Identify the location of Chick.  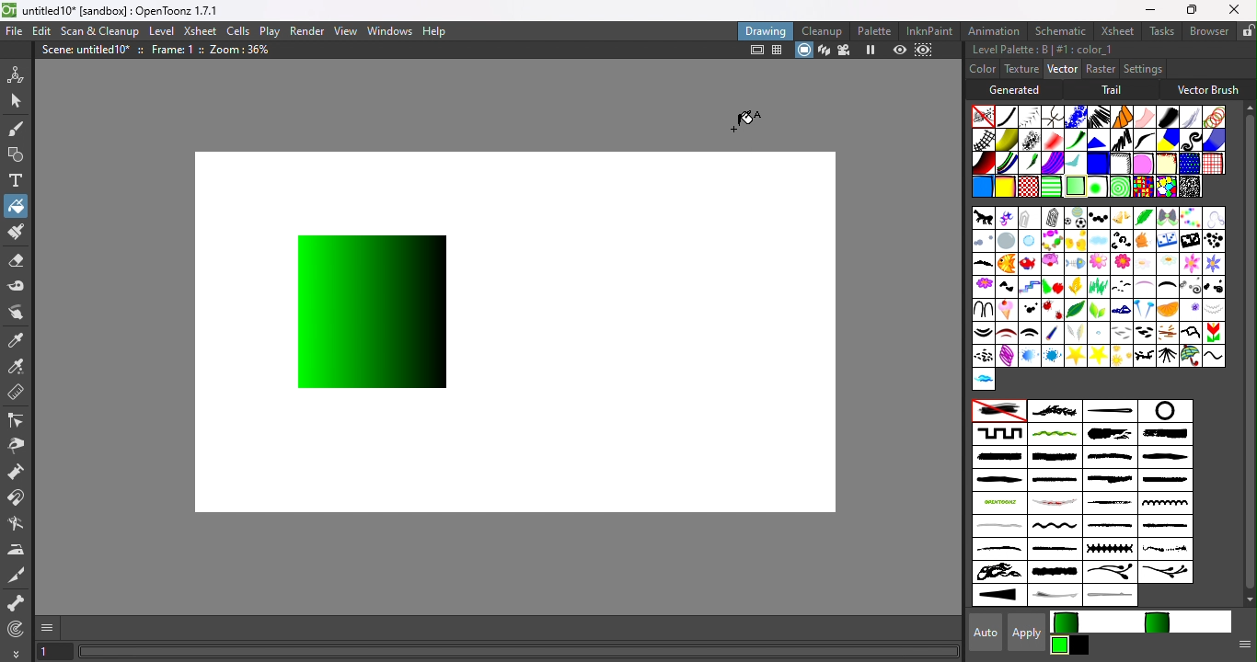
(1074, 240).